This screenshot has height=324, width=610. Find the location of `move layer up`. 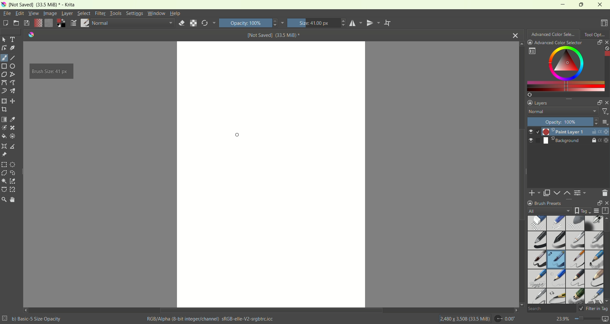

move layer up is located at coordinates (568, 193).